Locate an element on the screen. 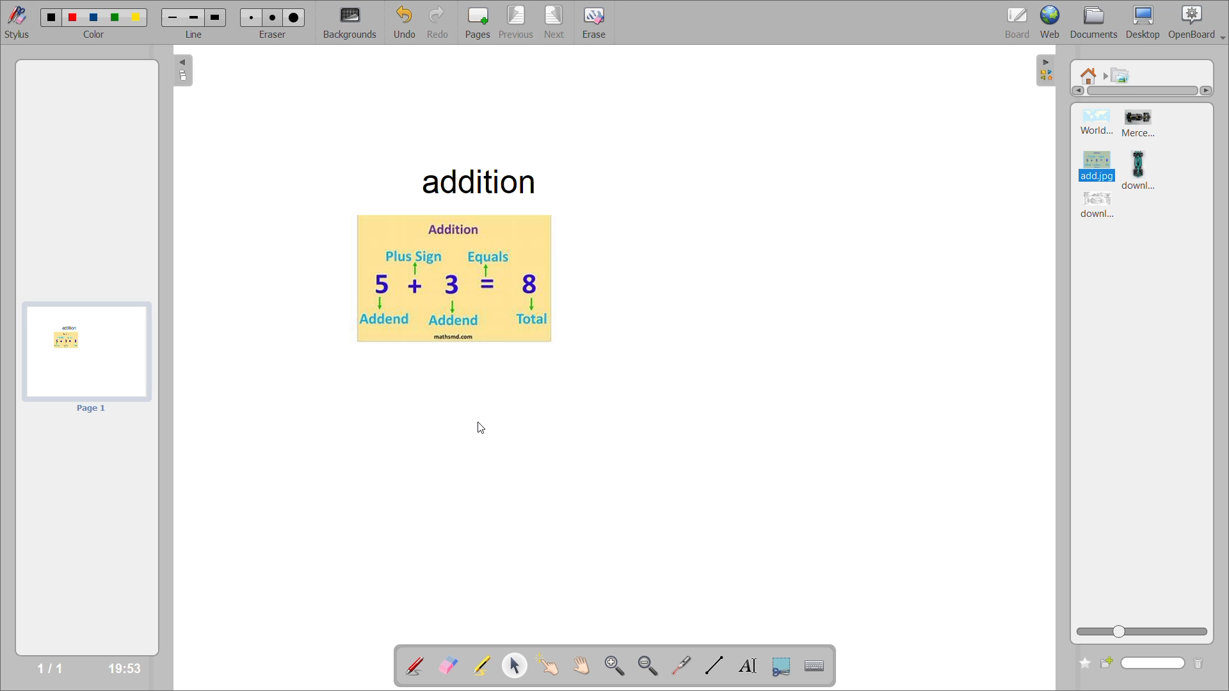 This screenshot has height=691, width=1229. draw lines is located at coordinates (716, 667).